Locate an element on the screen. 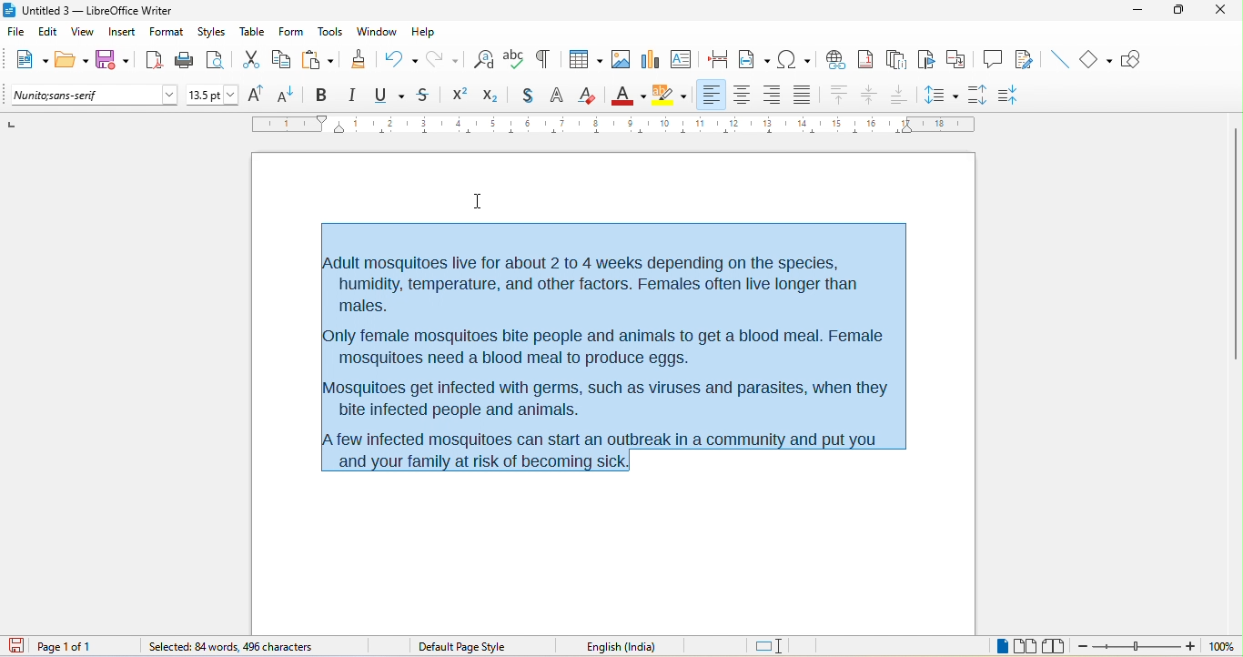  field is located at coordinates (754, 58).